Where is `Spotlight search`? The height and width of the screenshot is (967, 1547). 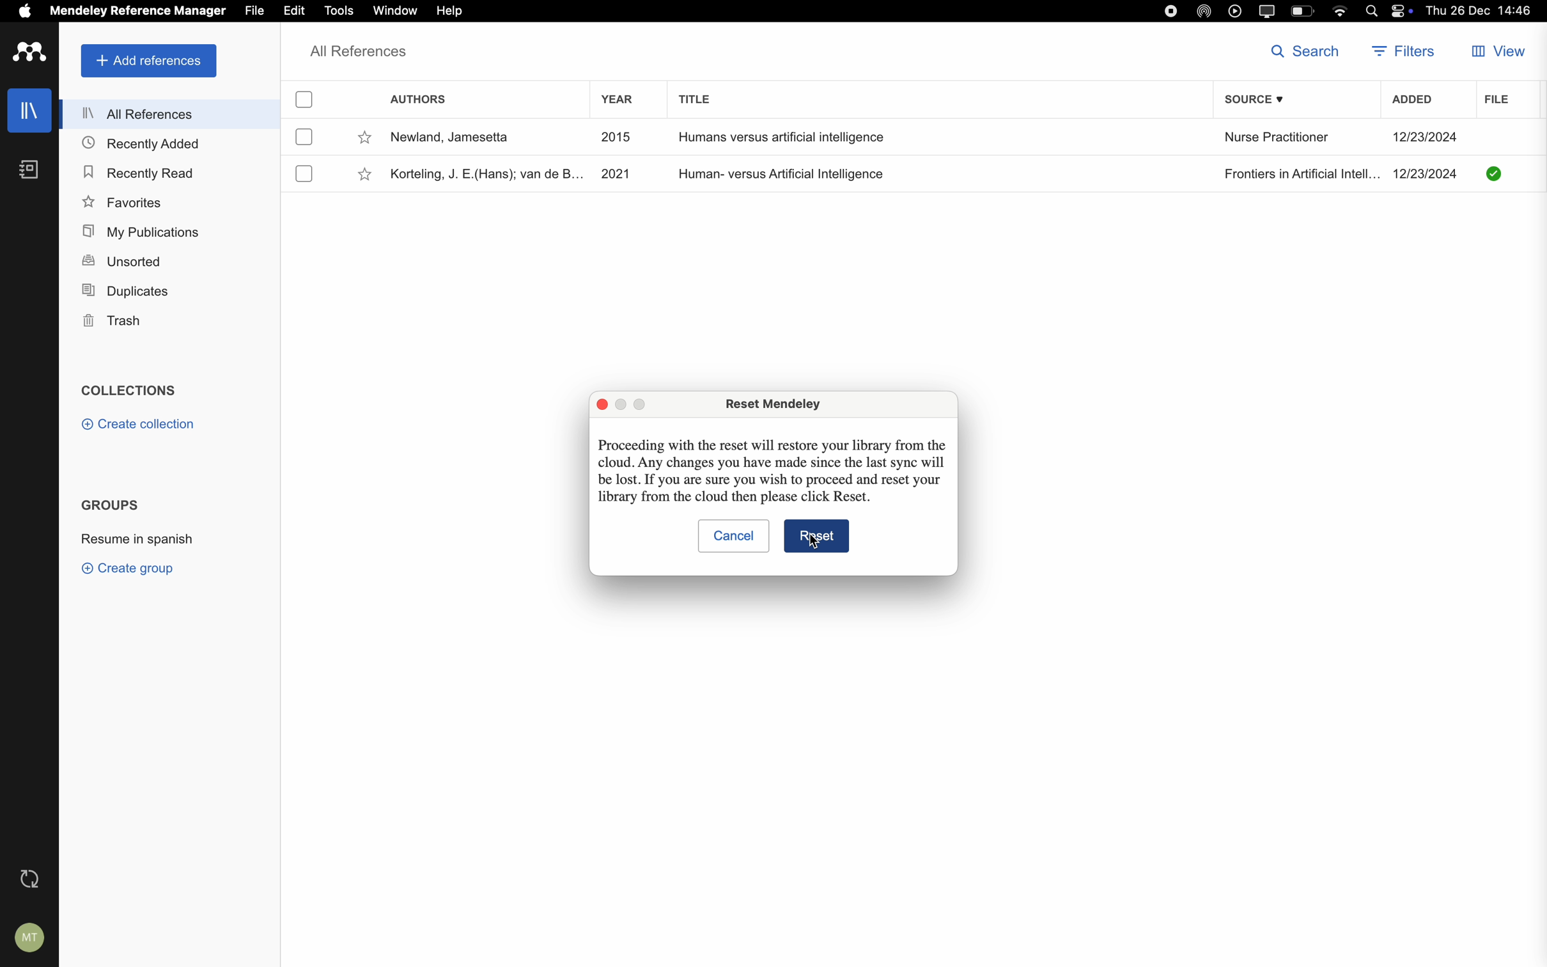 Spotlight search is located at coordinates (1370, 10).